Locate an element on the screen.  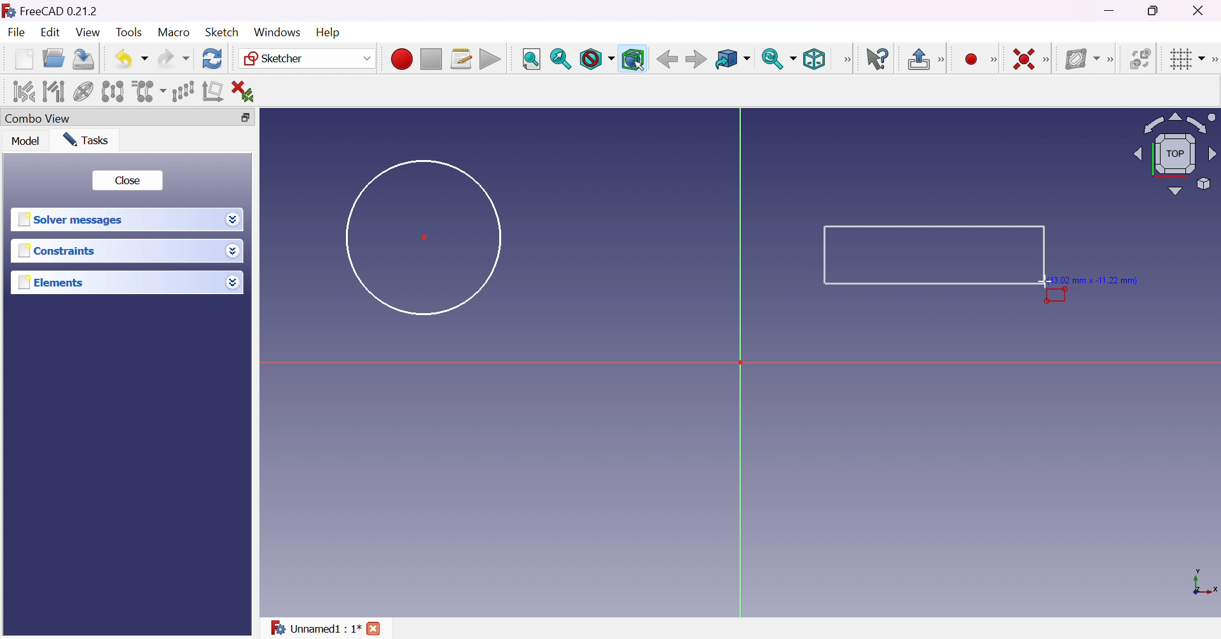
Macros is located at coordinates (462, 59).